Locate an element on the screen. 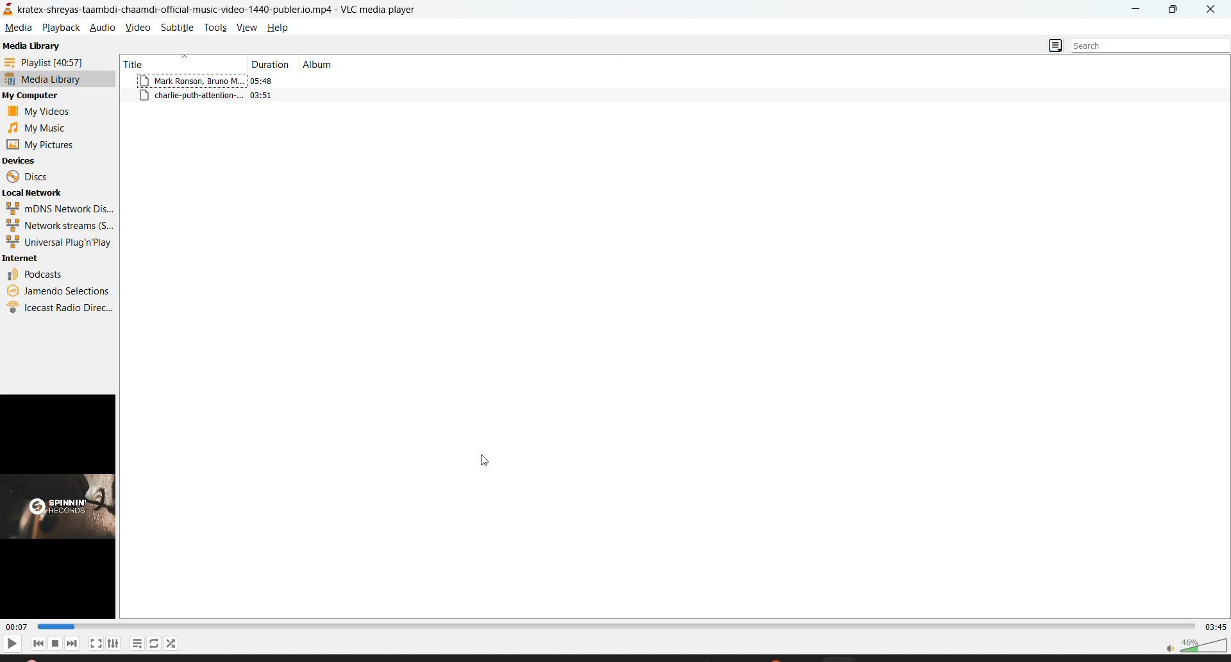 The height and width of the screenshot is (662, 1231). cursor is located at coordinates (487, 459).